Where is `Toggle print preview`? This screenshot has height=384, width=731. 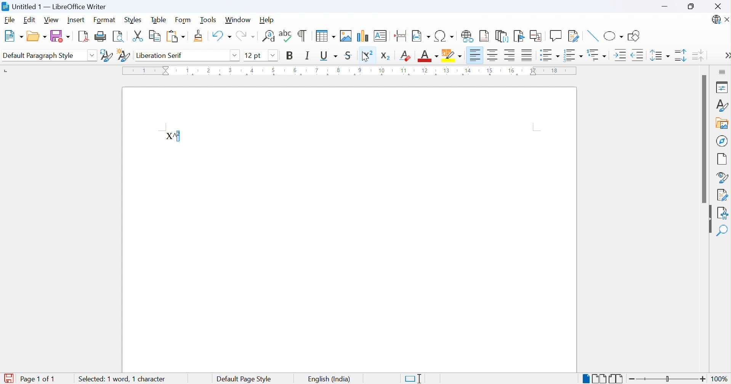 Toggle print preview is located at coordinates (118, 37).